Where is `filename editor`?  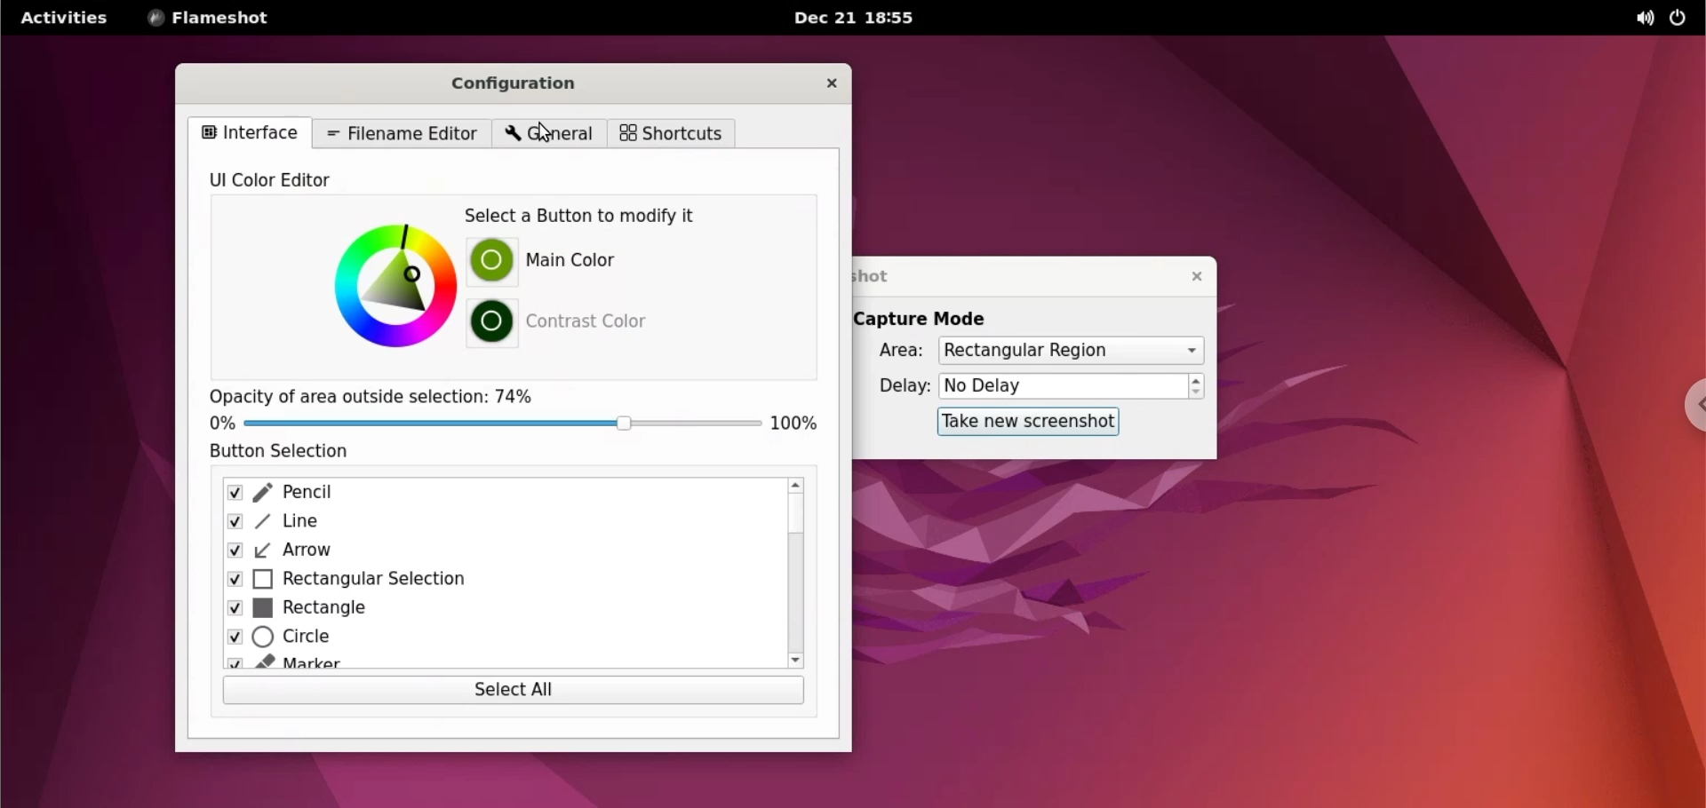 filename editor is located at coordinates (403, 132).